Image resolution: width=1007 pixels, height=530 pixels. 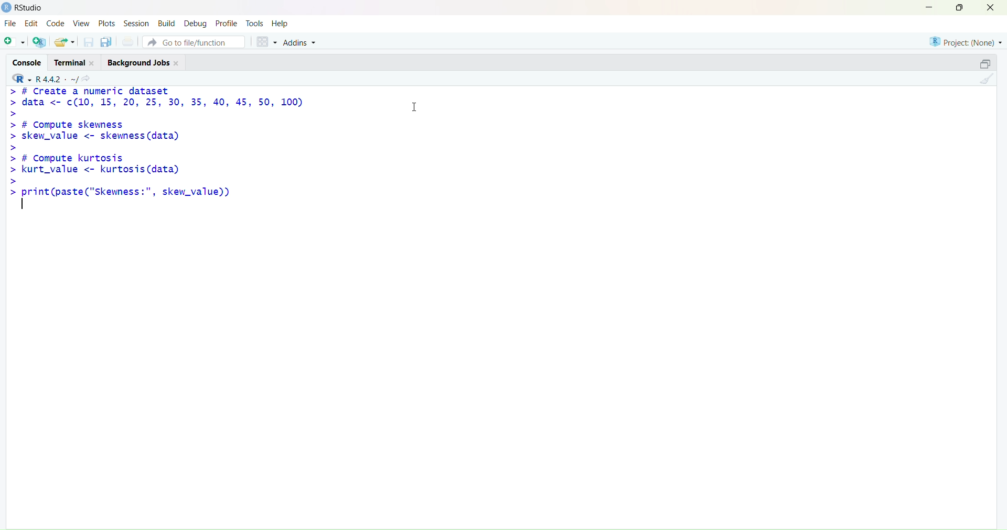 I want to click on Clear Console (Ctrl + L), so click(x=984, y=83).